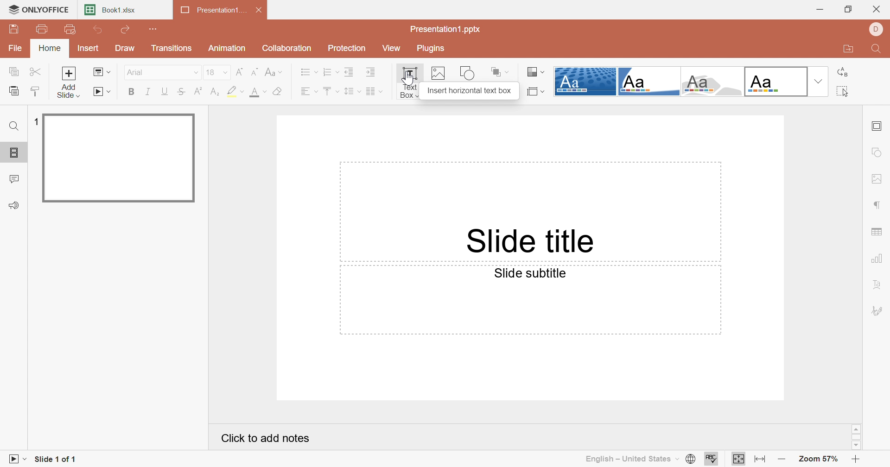  I want to click on Book1.xlsx, so click(110, 9).